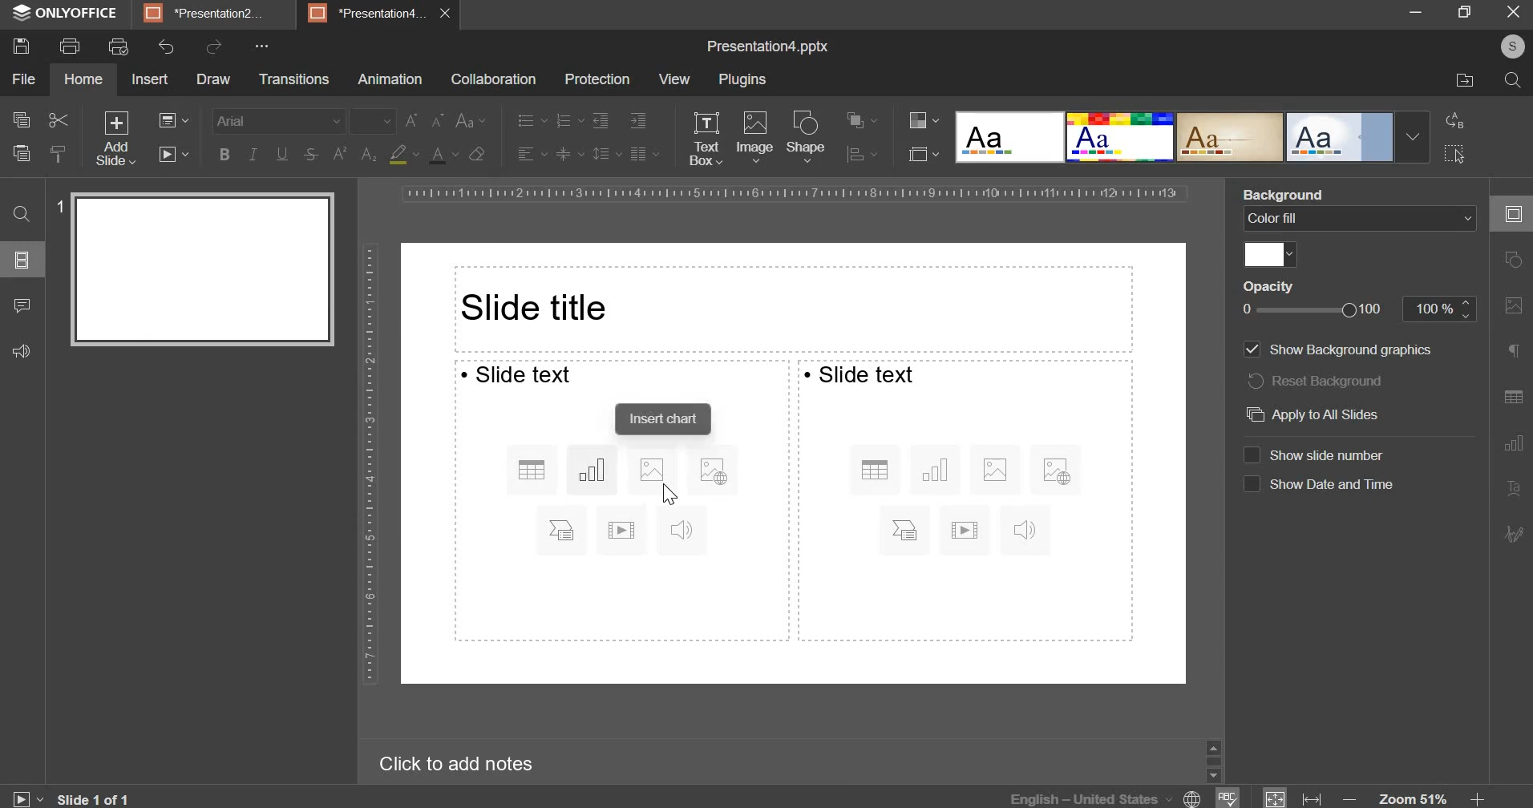 This screenshot has height=808, width=1533. Describe the element at coordinates (1334, 484) in the screenshot. I see `show date and time` at that location.